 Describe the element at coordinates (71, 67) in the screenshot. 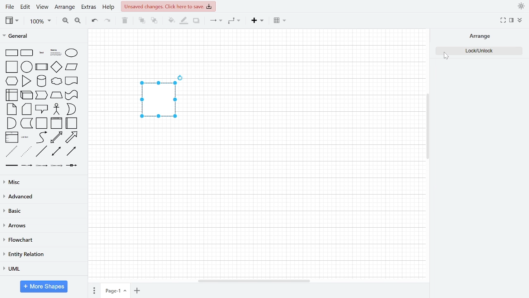

I see `parallelogram` at that location.